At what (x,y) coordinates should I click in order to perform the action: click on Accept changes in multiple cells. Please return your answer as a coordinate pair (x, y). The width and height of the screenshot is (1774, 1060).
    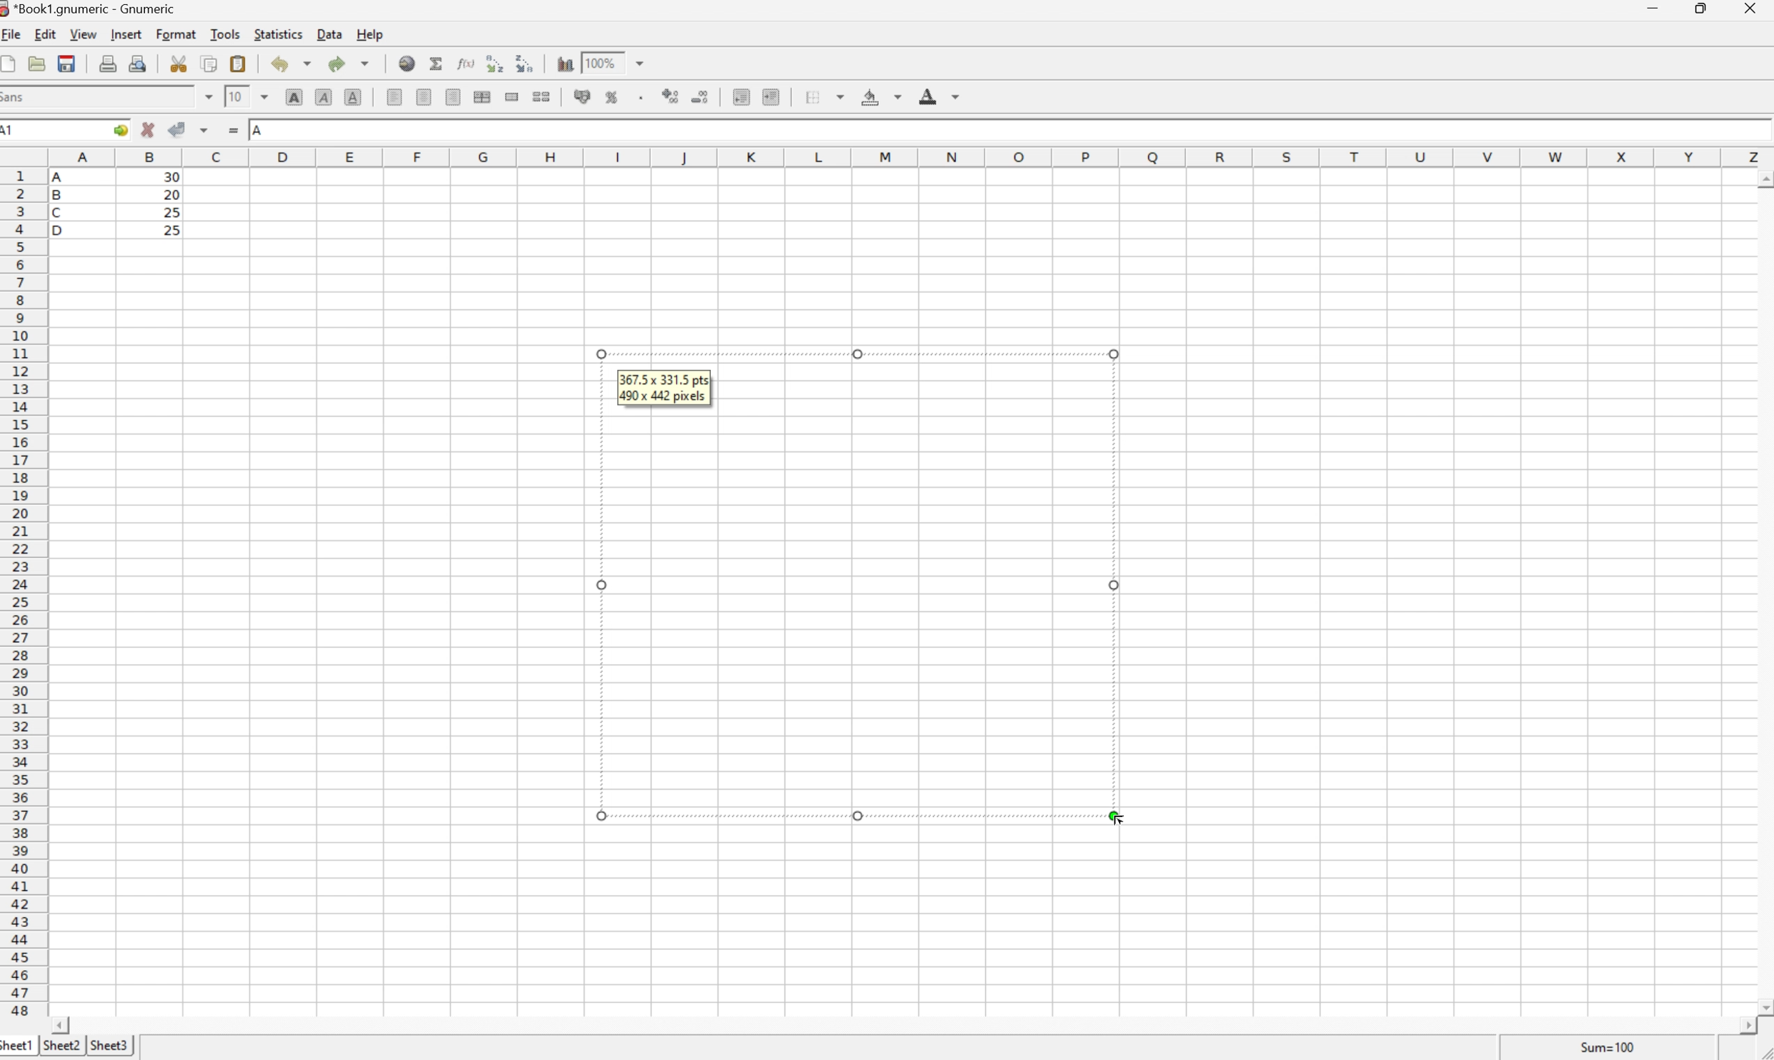
    Looking at the image, I should click on (205, 128).